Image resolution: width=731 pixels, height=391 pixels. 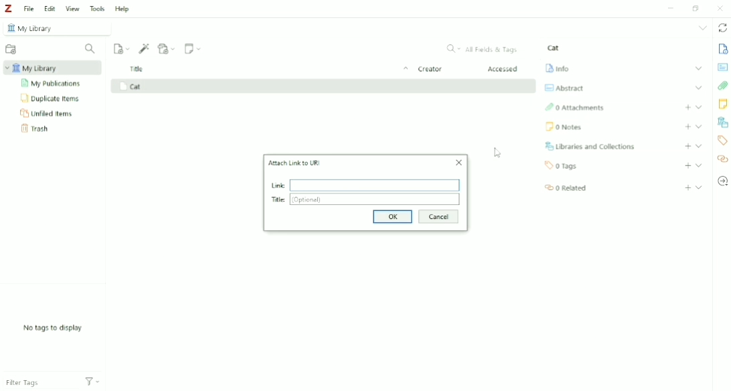 I want to click on Sync, so click(x=723, y=29).